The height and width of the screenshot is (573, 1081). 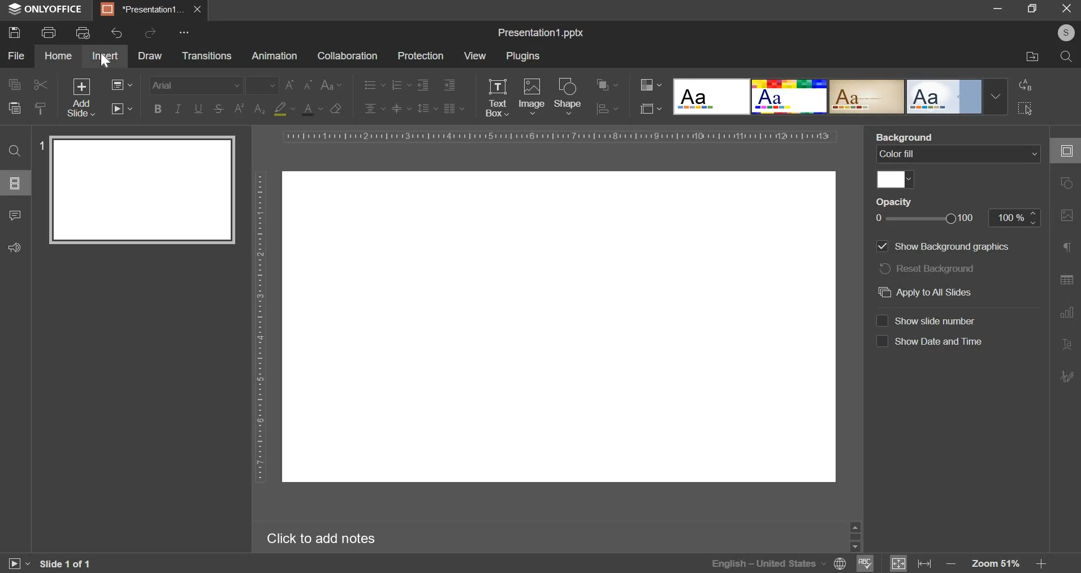 What do you see at coordinates (1065, 149) in the screenshot?
I see `slide settings` at bounding box center [1065, 149].